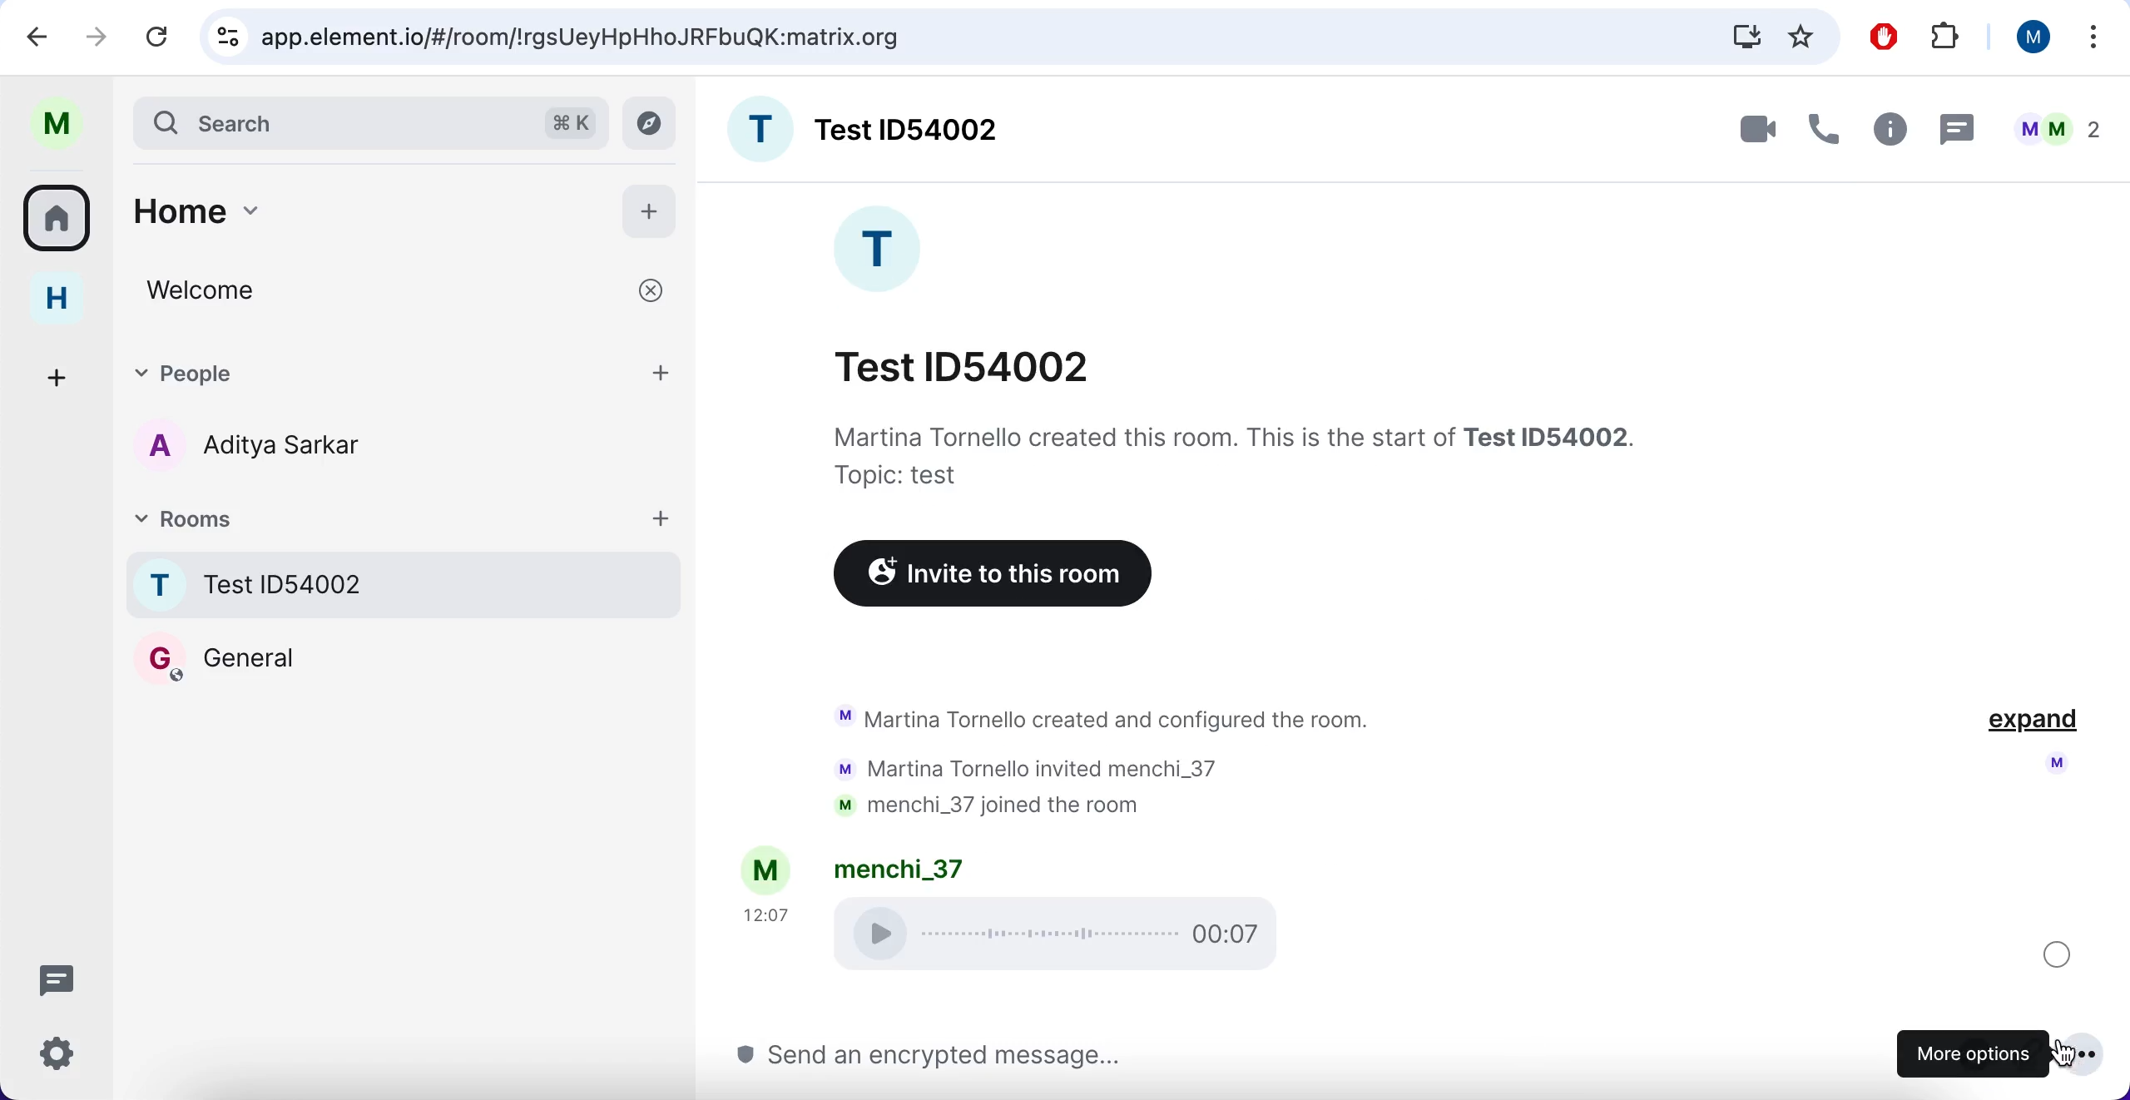  What do you see at coordinates (1067, 935) in the screenshot?
I see `sent audio` at bounding box center [1067, 935].